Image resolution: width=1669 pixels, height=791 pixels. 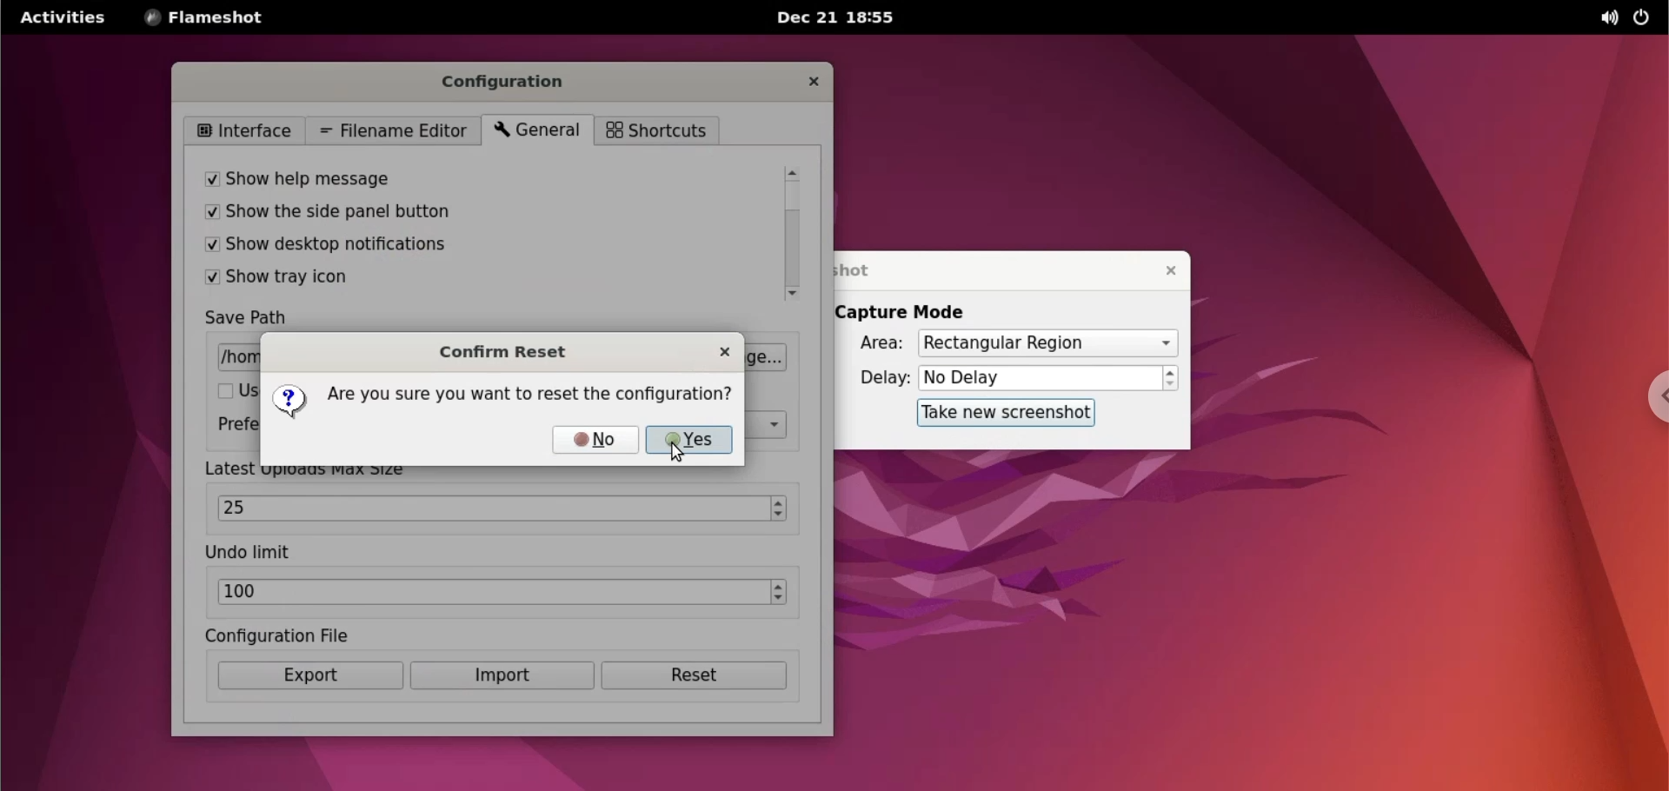 What do you see at coordinates (999, 412) in the screenshot?
I see `take new screenshot` at bounding box center [999, 412].